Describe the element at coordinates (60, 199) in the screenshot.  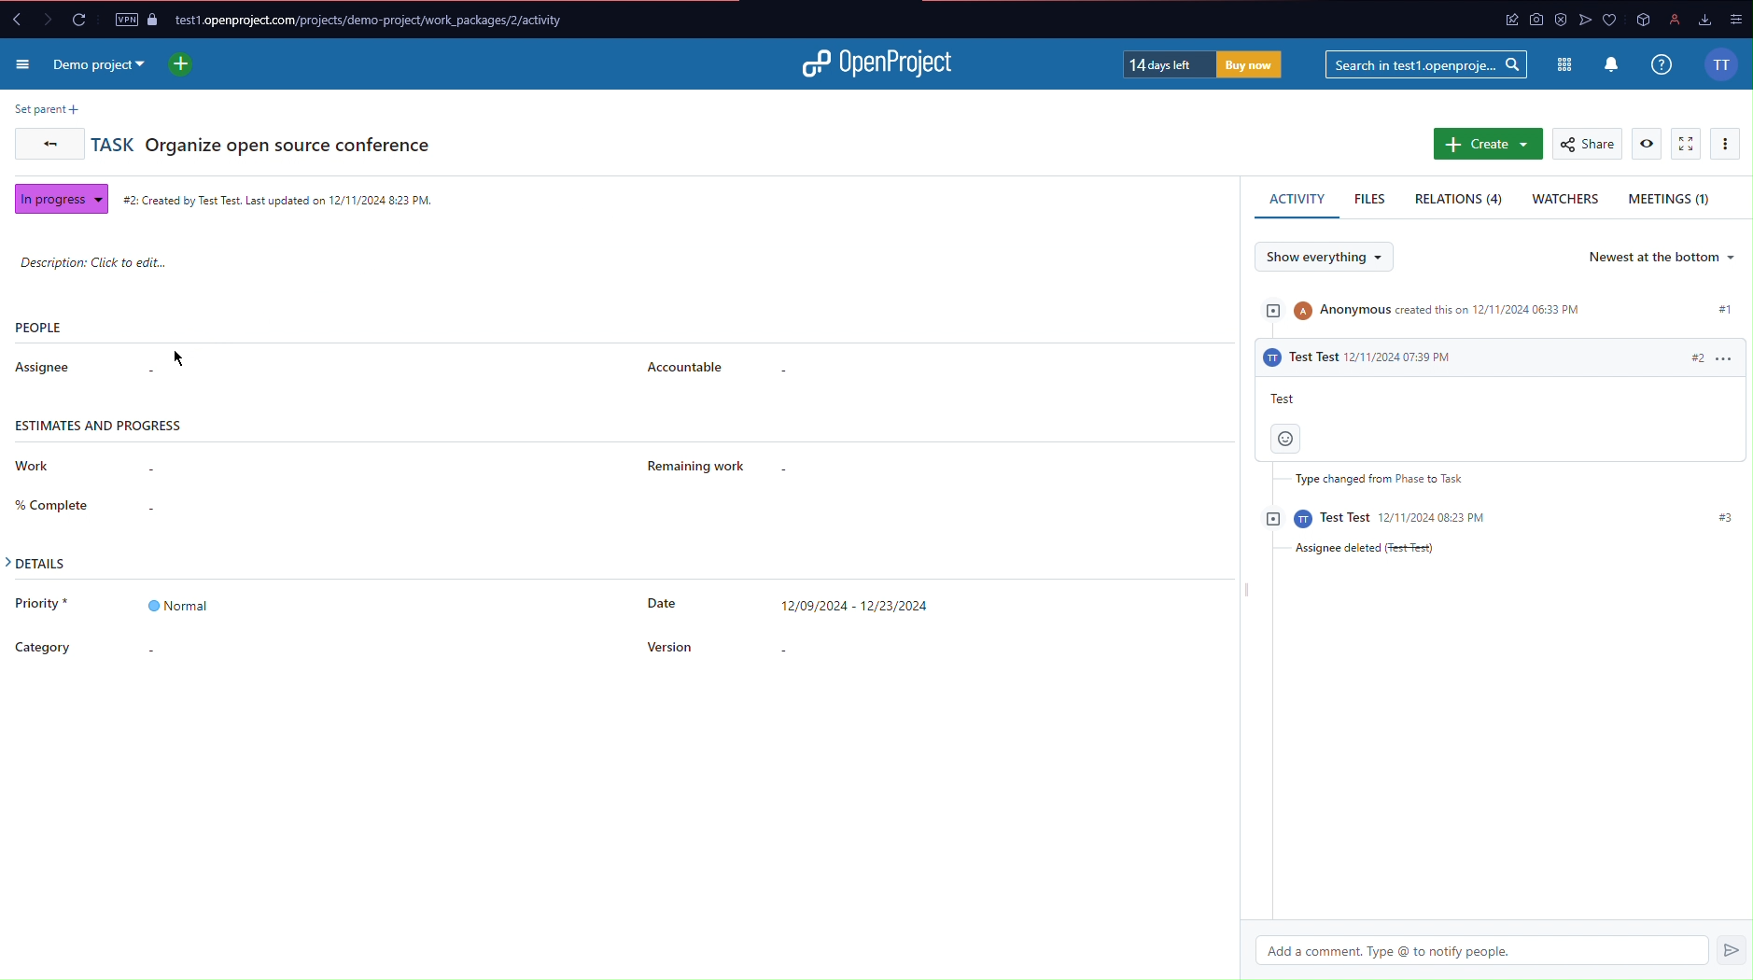
I see `In progress` at that location.